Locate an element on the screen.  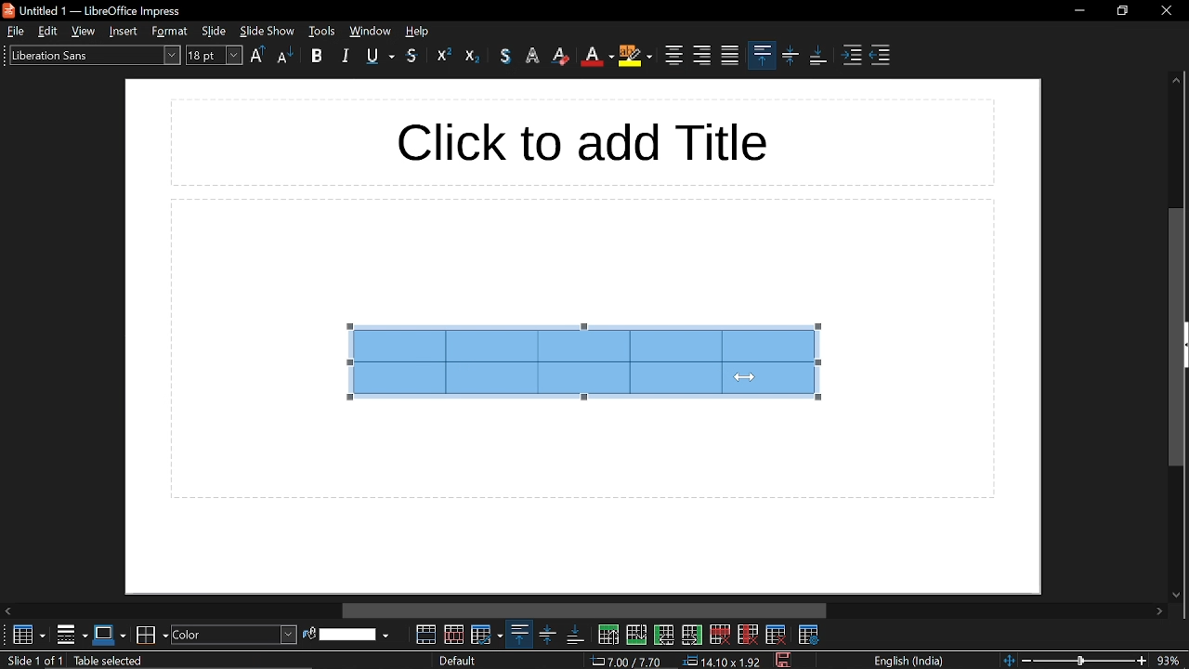
align bottom is located at coordinates (819, 58).